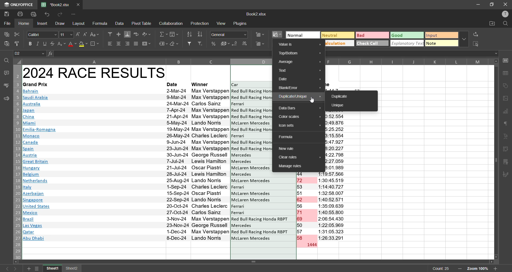  Describe the element at coordinates (300, 54) in the screenshot. I see `top/bottom` at that location.